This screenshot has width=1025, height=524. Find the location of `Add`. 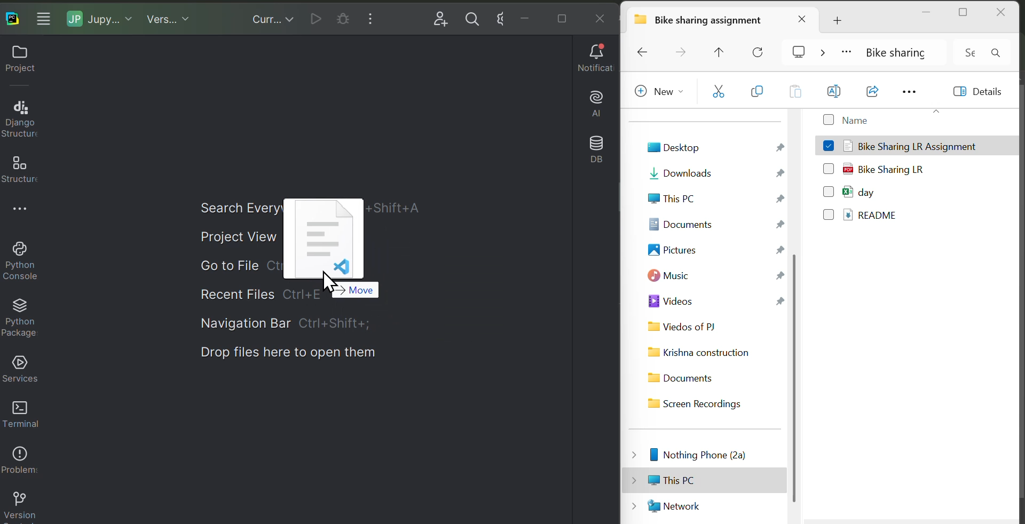

Add is located at coordinates (848, 18).